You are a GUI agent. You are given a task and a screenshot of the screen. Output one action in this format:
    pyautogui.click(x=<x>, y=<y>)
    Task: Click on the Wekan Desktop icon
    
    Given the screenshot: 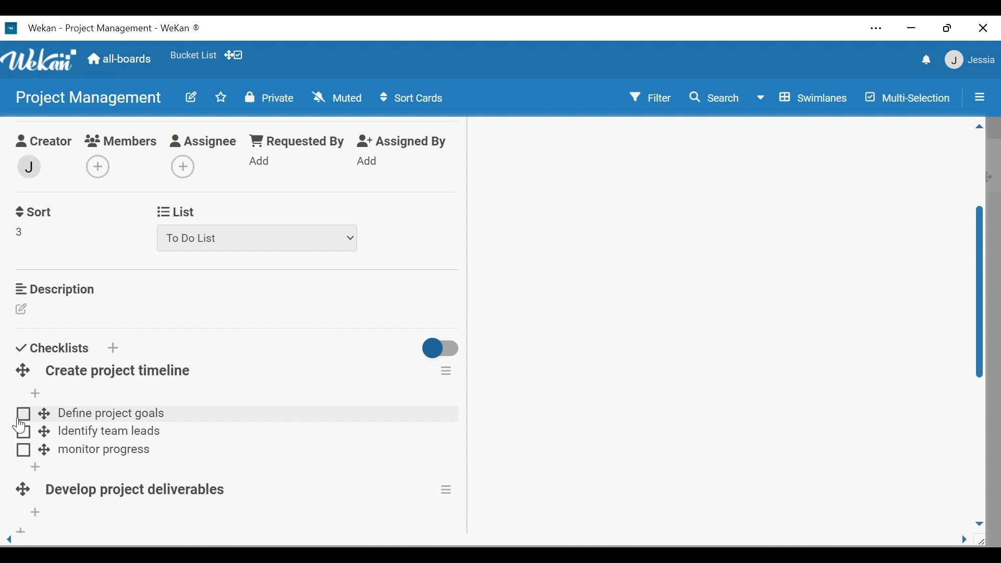 What is the action you would take?
    pyautogui.click(x=111, y=30)
    